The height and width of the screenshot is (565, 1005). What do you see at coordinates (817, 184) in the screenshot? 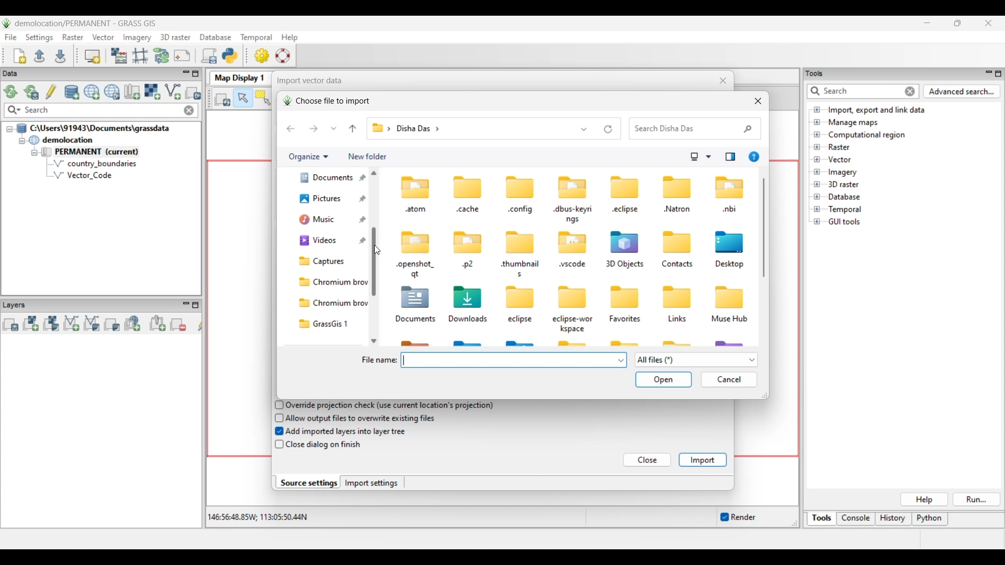
I see `Click to open files under 3D Raster` at bounding box center [817, 184].